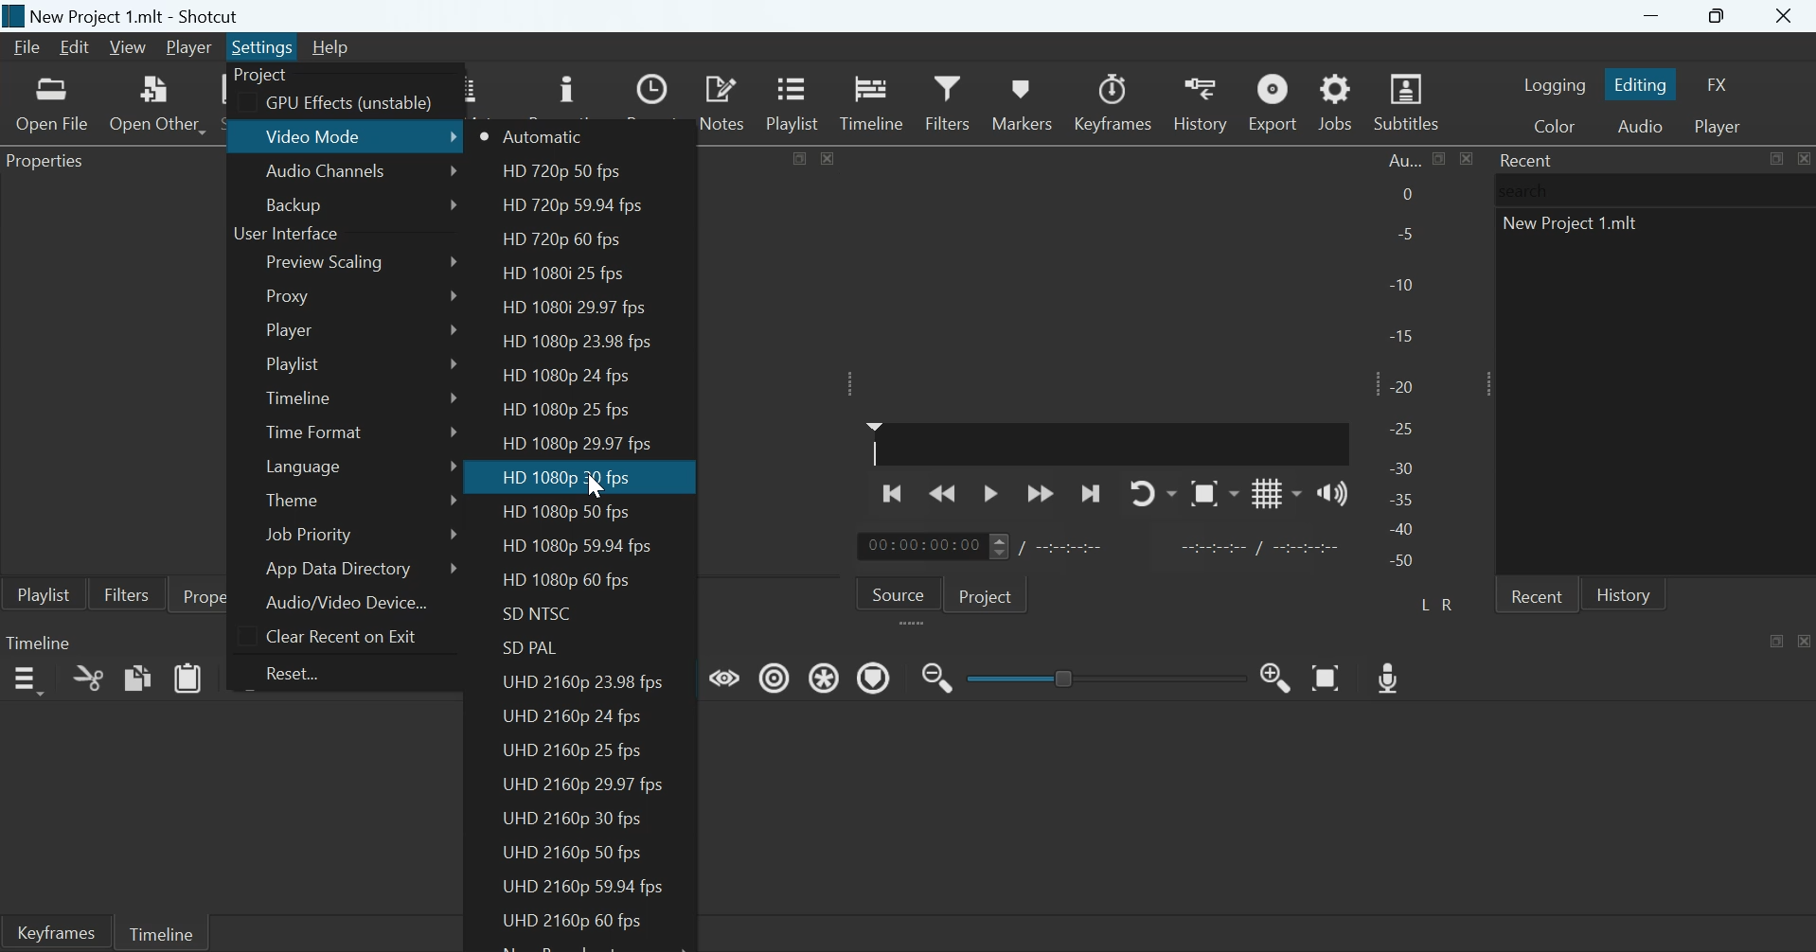 Image resolution: width=1816 pixels, height=952 pixels. I want to click on Settings, so click(262, 46).